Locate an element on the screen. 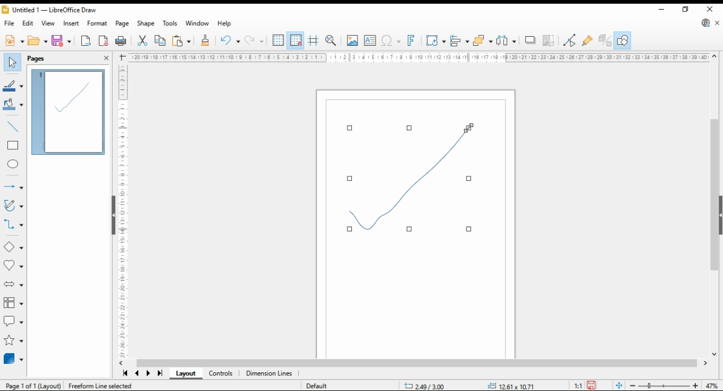 The width and height of the screenshot is (723, 391). page 1 is located at coordinates (69, 112).